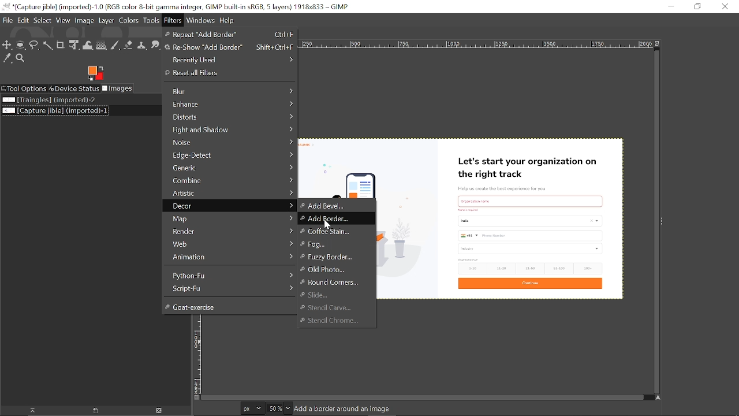 The width and height of the screenshot is (739, 416). Describe the element at coordinates (229, 231) in the screenshot. I see `Render` at that location.